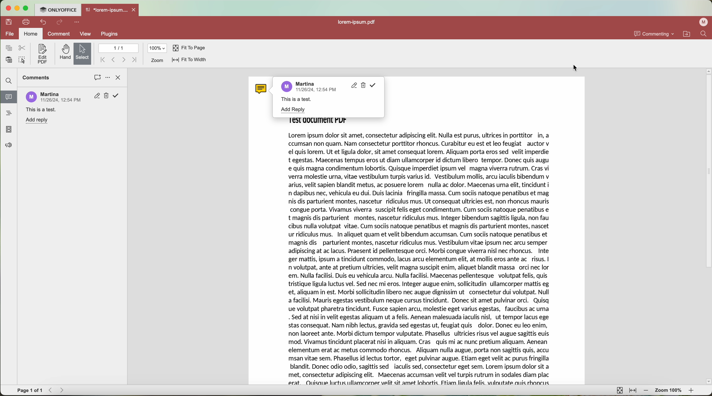  I want to click on zoom out, so click(646, 391).